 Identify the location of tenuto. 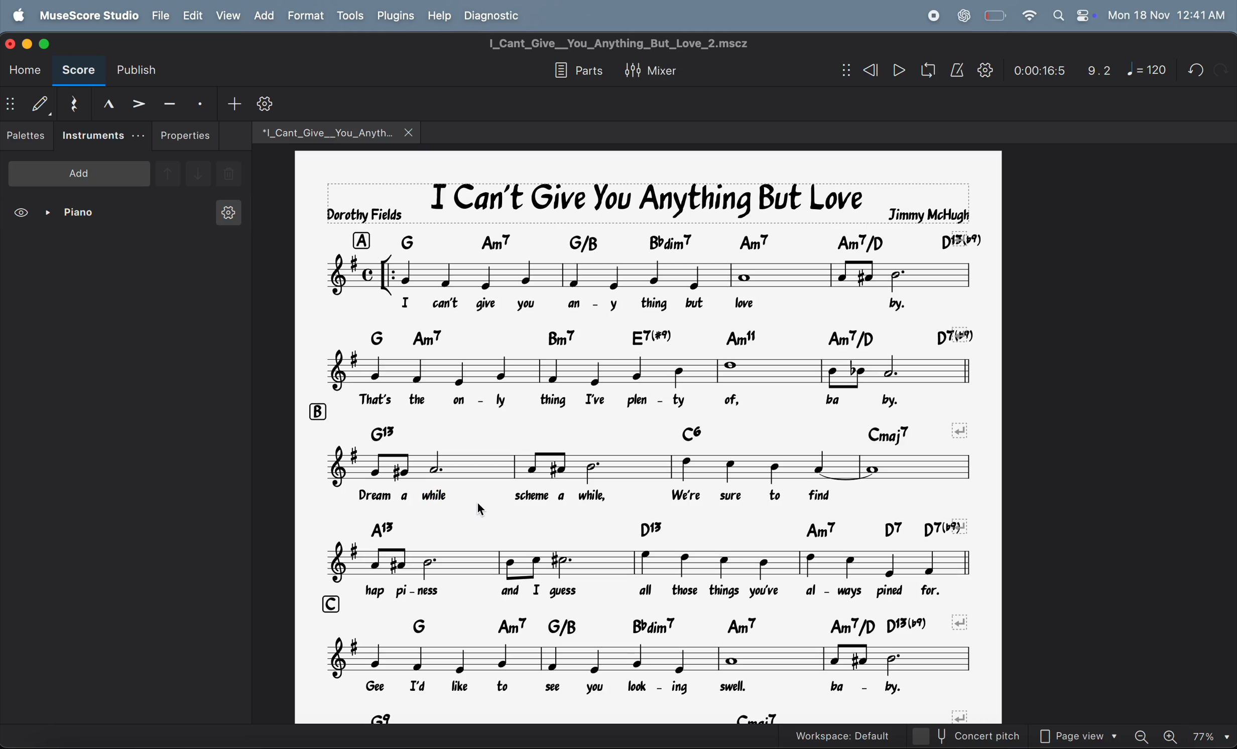
(166, 102).